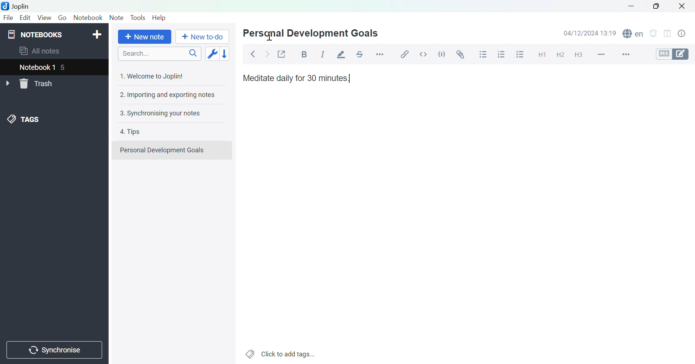 The height and width of the screenshot is (364, 695). I want to click on Highlight, so click(342, 54).